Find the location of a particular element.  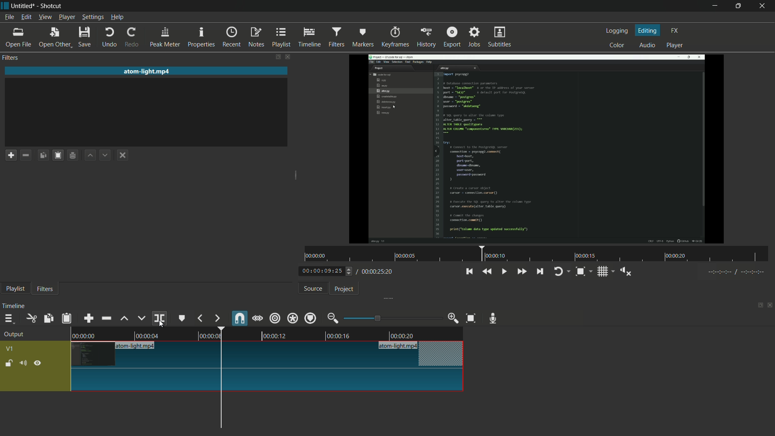

ripple is located at coordinates (275, 319).